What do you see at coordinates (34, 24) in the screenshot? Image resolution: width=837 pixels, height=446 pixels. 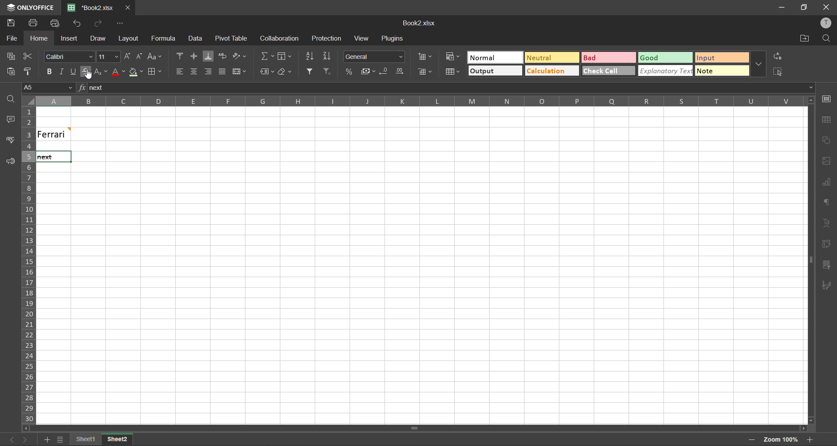 I see `print` at bounding box center [34, 24].